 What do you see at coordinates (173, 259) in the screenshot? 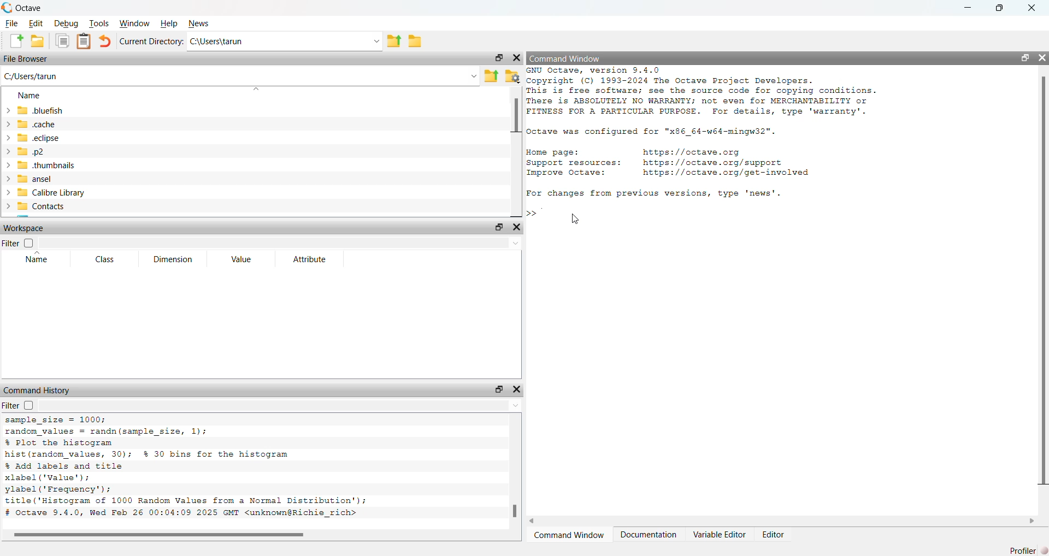
I see `Dimension` at bounding box center [173, 259].